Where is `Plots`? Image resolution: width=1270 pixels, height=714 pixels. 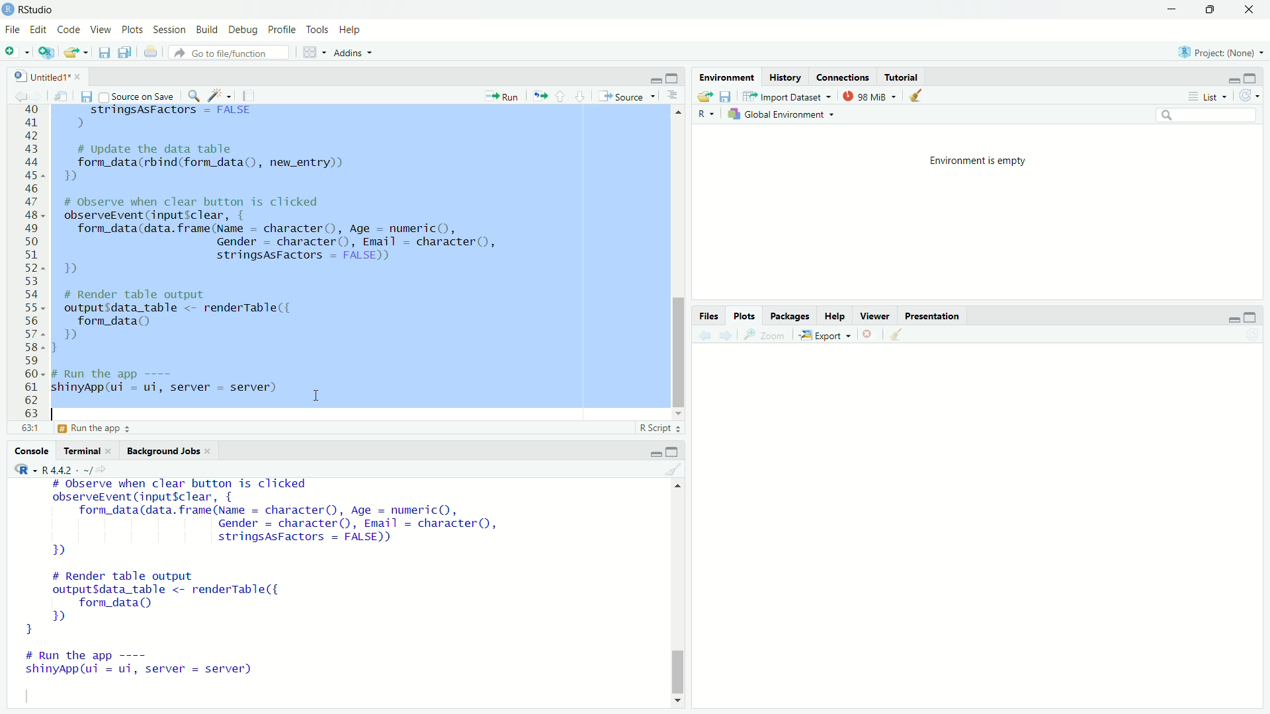 Plots is located at coordinates (132, 30).